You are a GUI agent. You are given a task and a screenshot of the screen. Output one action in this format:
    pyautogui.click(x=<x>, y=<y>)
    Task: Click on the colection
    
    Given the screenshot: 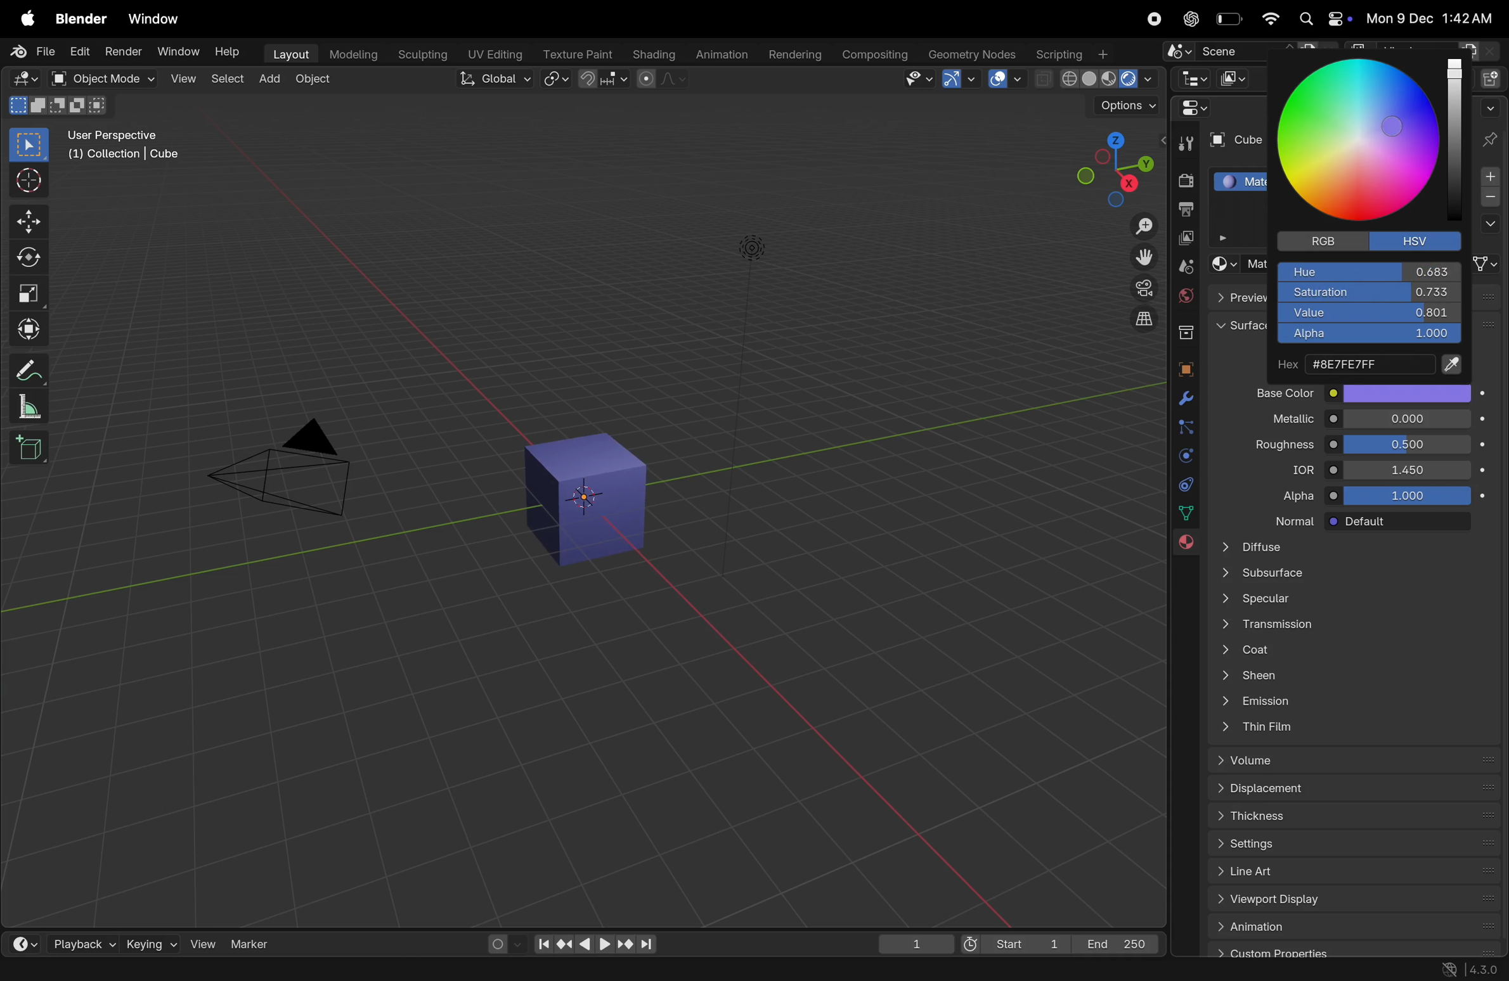 What is the action you would take?
    pyautogui.click(x=1184, y=328)
    